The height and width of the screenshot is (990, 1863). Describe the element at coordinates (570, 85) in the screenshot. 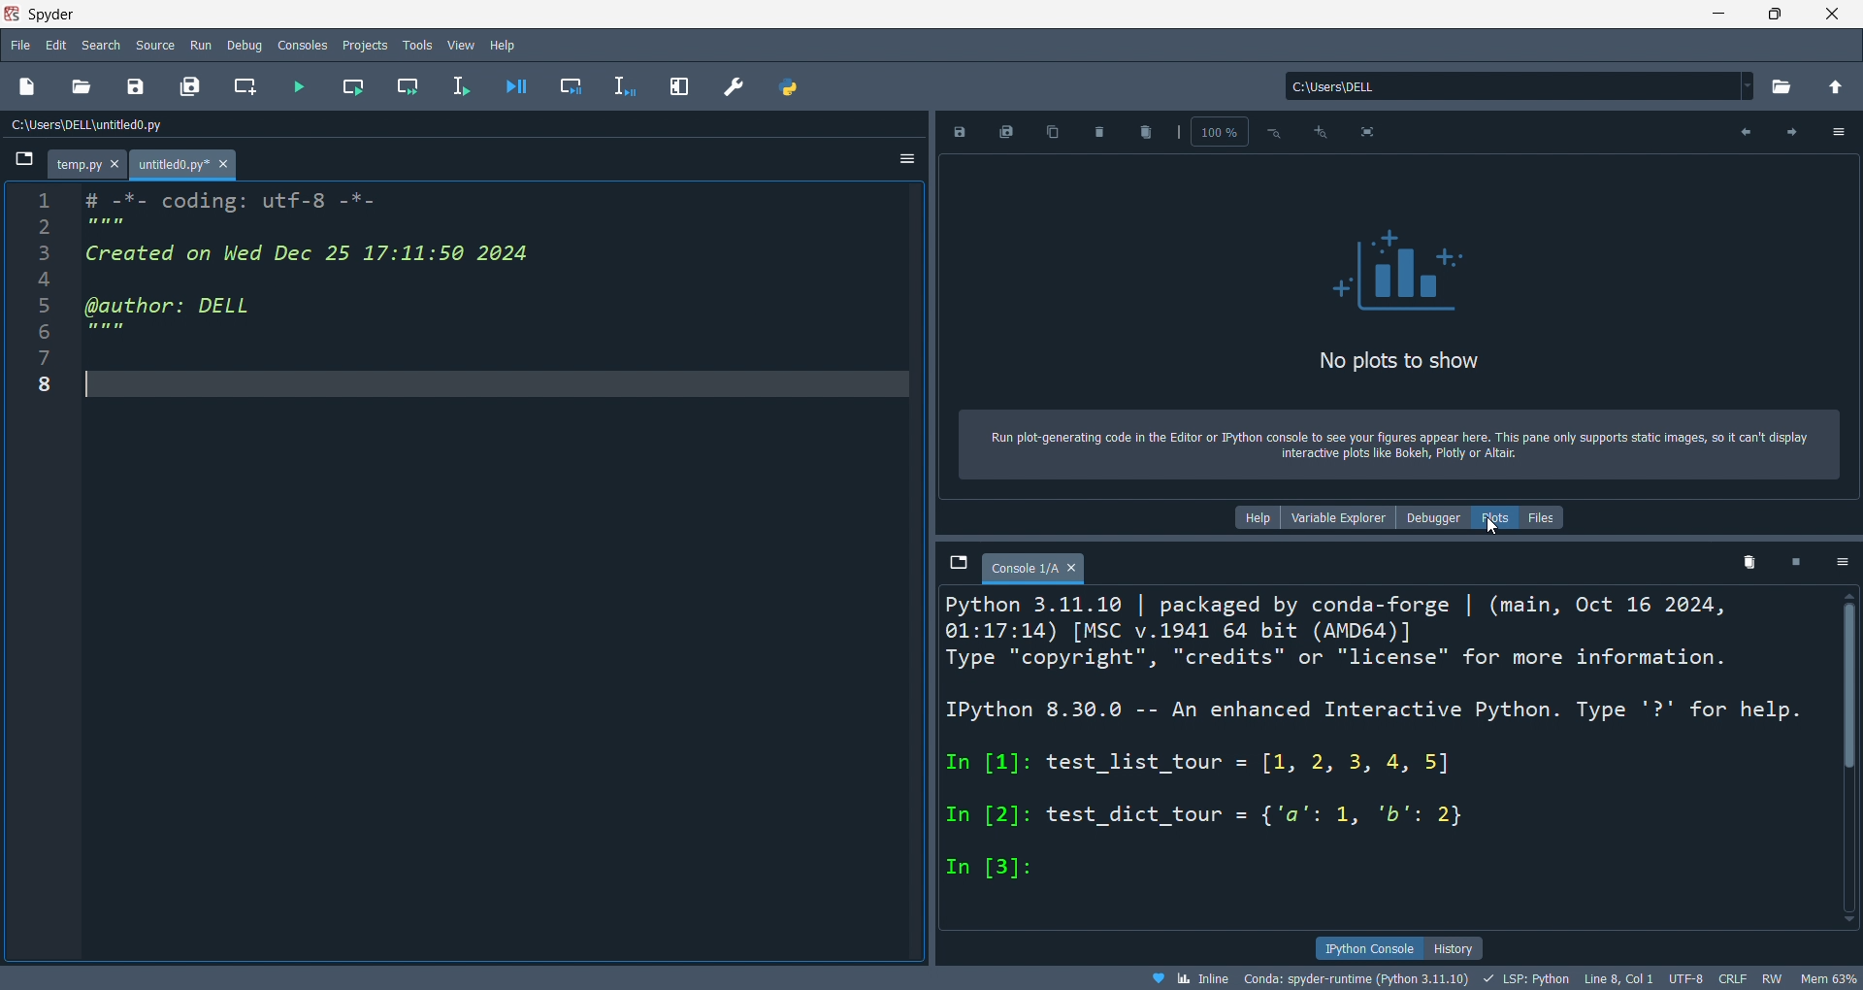

I see `debug cell` at that location.